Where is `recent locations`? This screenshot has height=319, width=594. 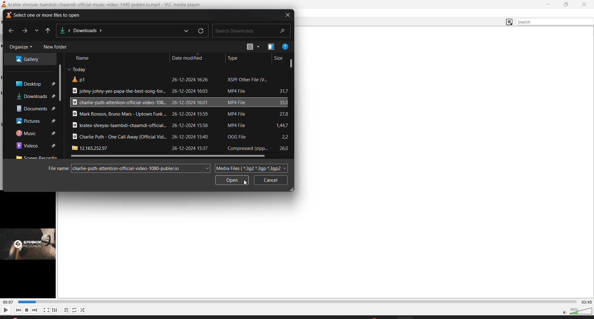 recent locations is located at coordinates (37, 31).